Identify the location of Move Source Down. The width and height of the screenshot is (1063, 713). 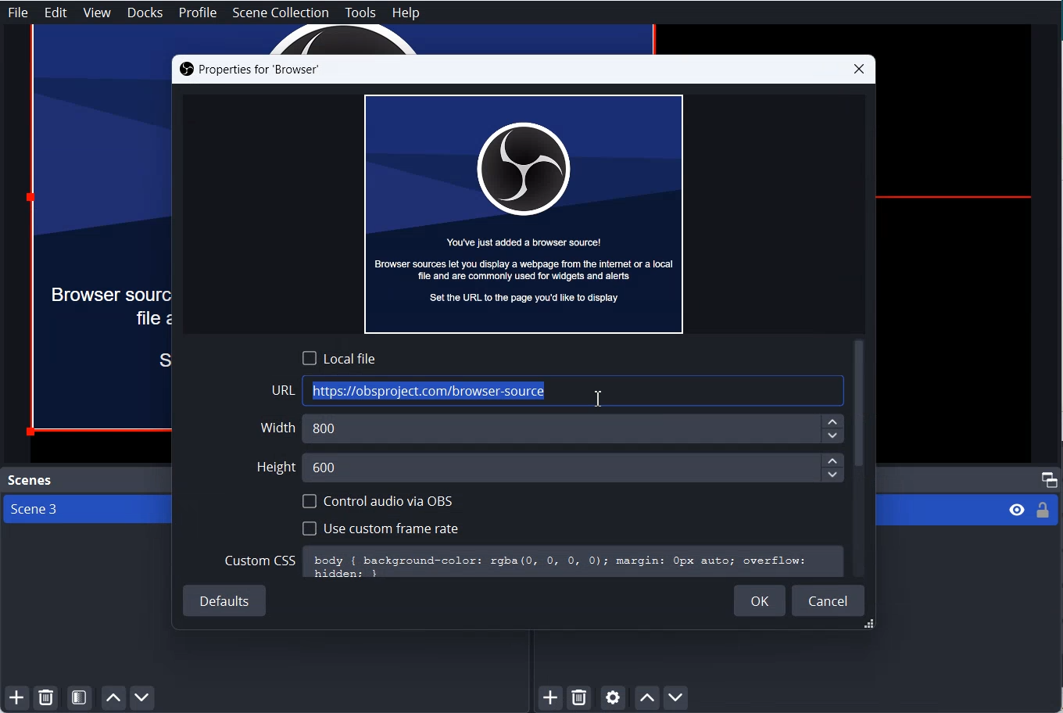
(676, 697).